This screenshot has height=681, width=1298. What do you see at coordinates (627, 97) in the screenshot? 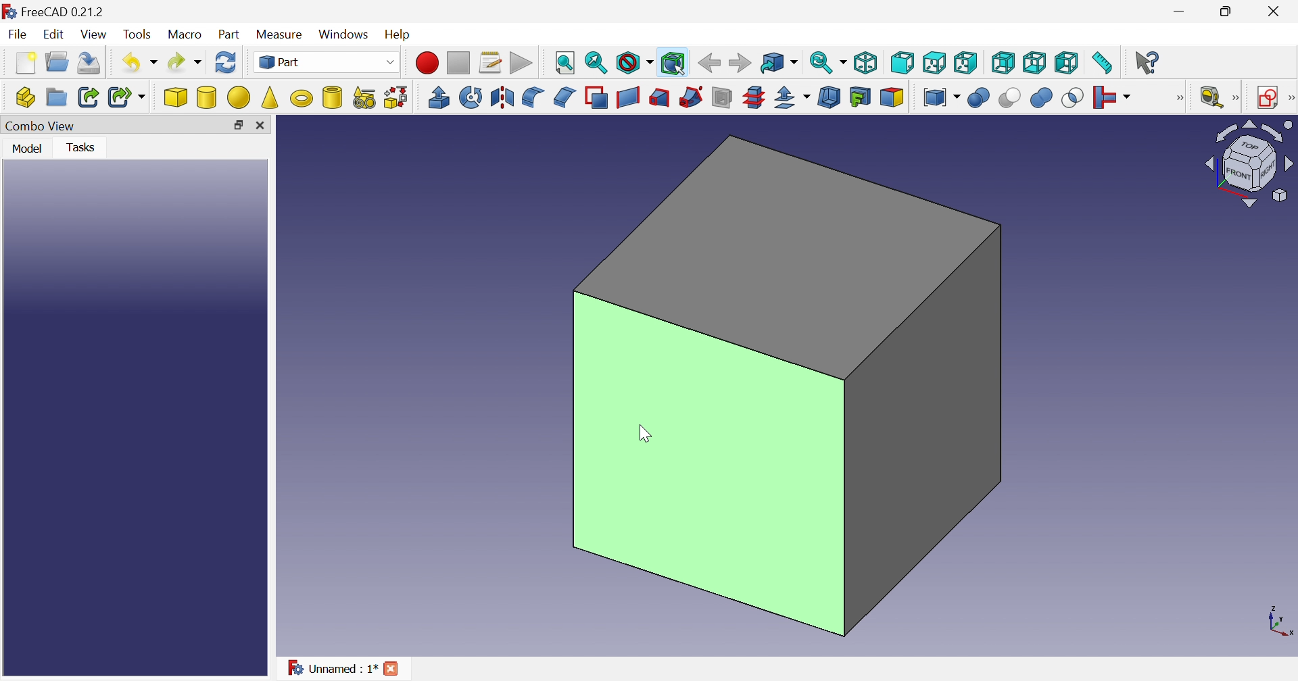
I see `Create rules surface` at bounding box center [627, 97].